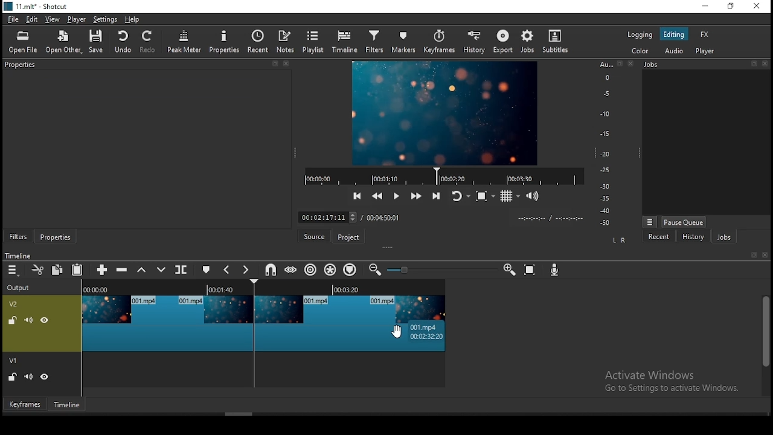 This screenshot has height=435, width=773. Describe the element at coordinates (77, 271) in the screenshot. I see `paste` at that location.